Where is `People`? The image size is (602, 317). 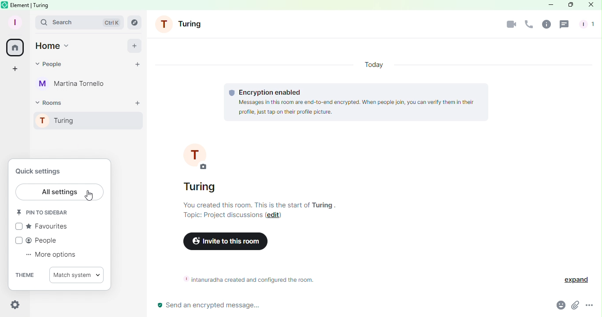
People is located at coordinates (586, 25).